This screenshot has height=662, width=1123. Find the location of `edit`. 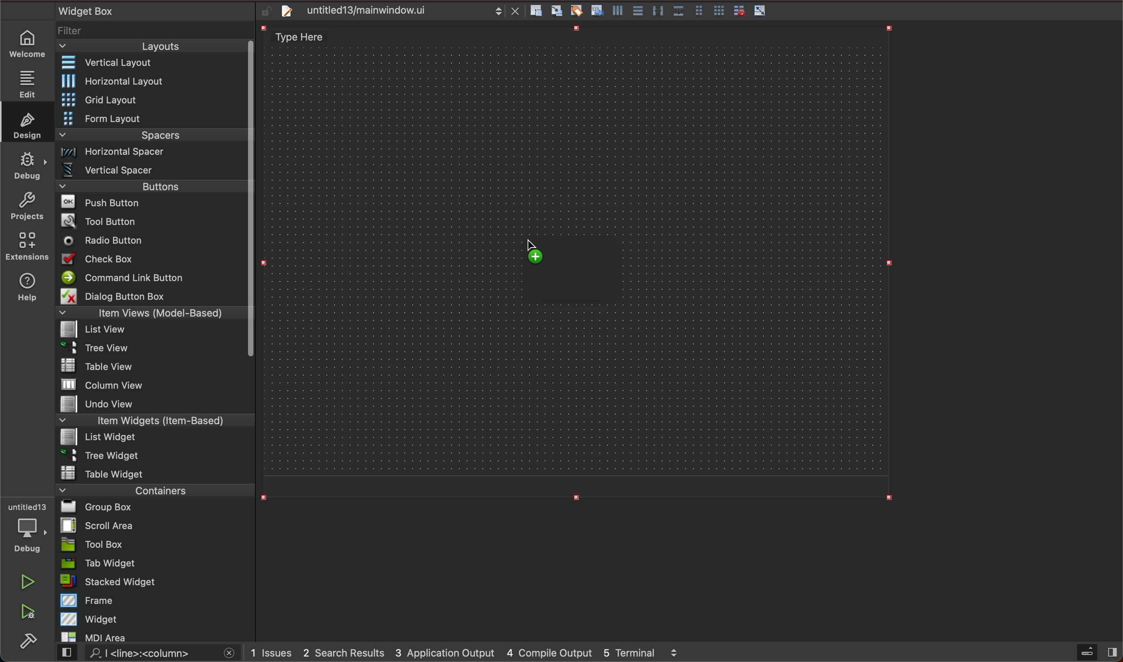

edit is located at coordinates (577, 10).